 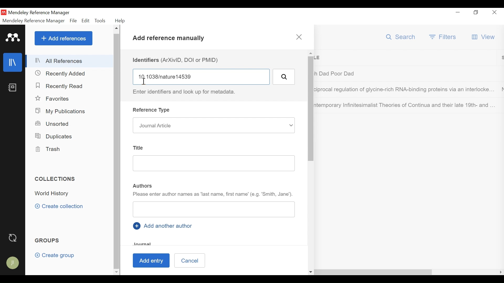 What do you see at coordinates (69, 61) in the screenshot?
I see `All References` at bounding box center [69, 61].